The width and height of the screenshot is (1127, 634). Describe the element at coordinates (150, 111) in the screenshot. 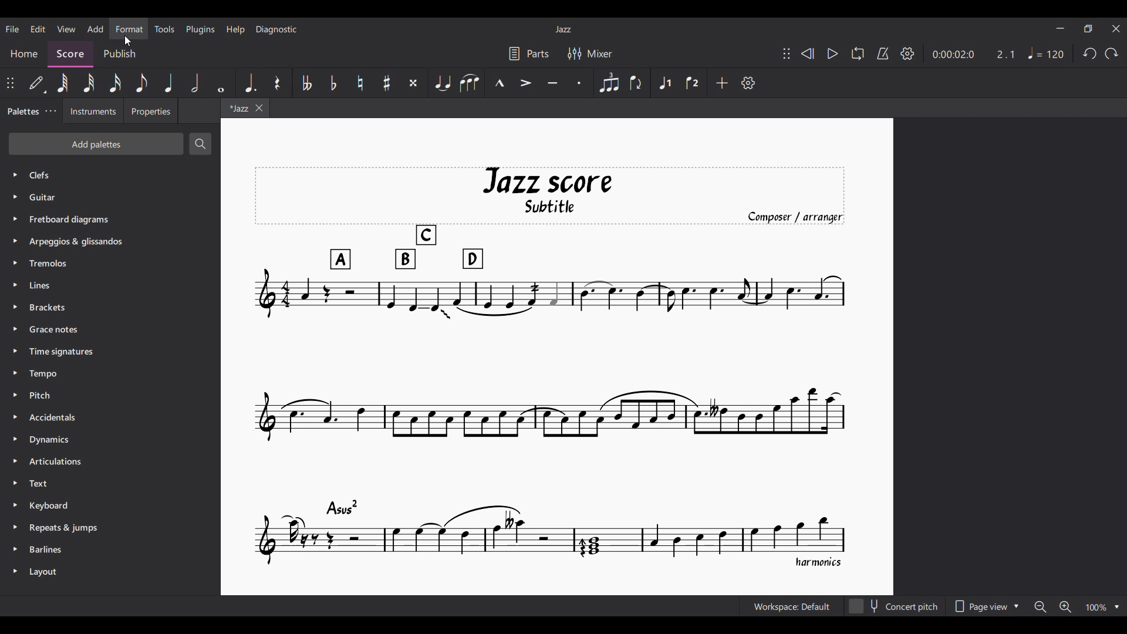

I see `Properties` at that location.